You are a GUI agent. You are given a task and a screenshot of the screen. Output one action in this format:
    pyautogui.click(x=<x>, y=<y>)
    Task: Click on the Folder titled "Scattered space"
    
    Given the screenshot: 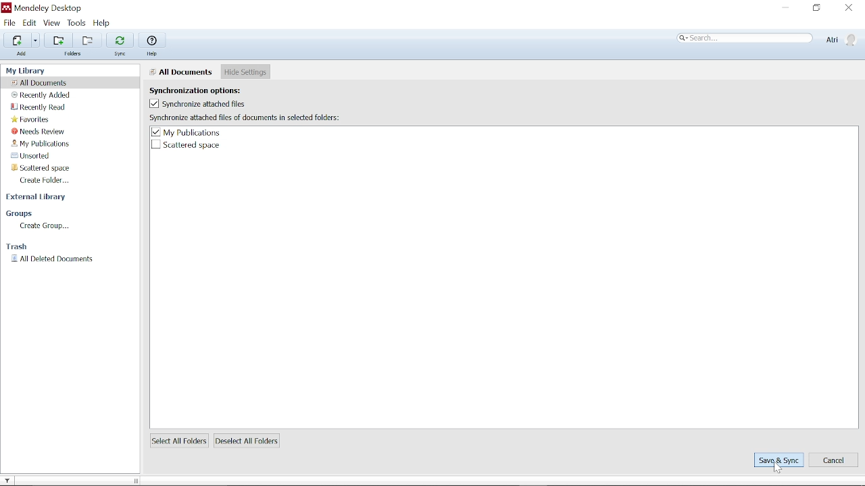 What is the action you would take?
    pyautogui.click(x=48, y=169)
    